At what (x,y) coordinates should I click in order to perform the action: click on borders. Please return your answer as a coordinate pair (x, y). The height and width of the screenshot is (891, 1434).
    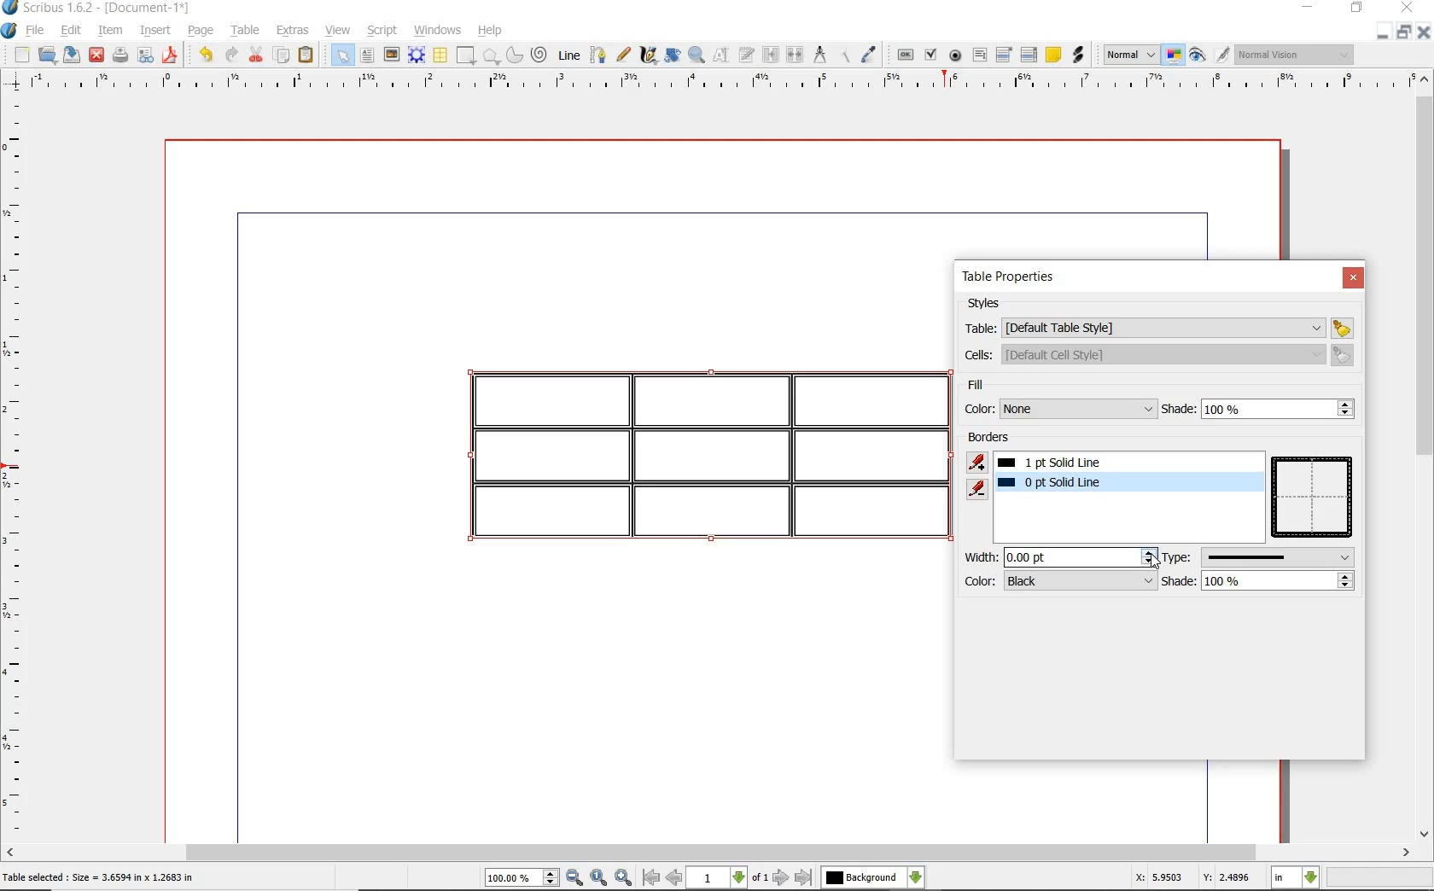
    Looking at the image, I should click on (992, 439).